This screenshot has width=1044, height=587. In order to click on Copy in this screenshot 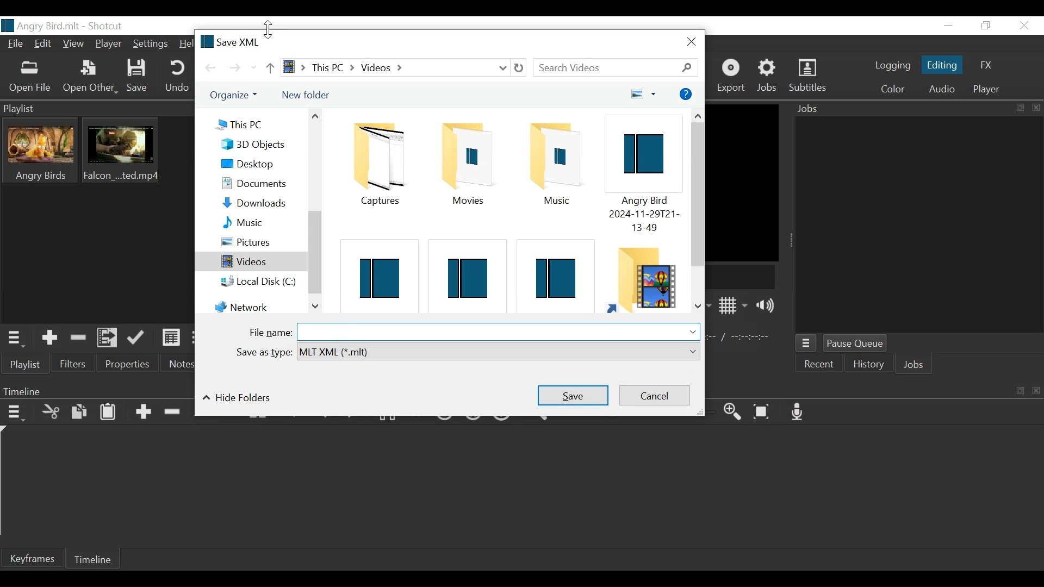, I will do `click(81, 412)`.